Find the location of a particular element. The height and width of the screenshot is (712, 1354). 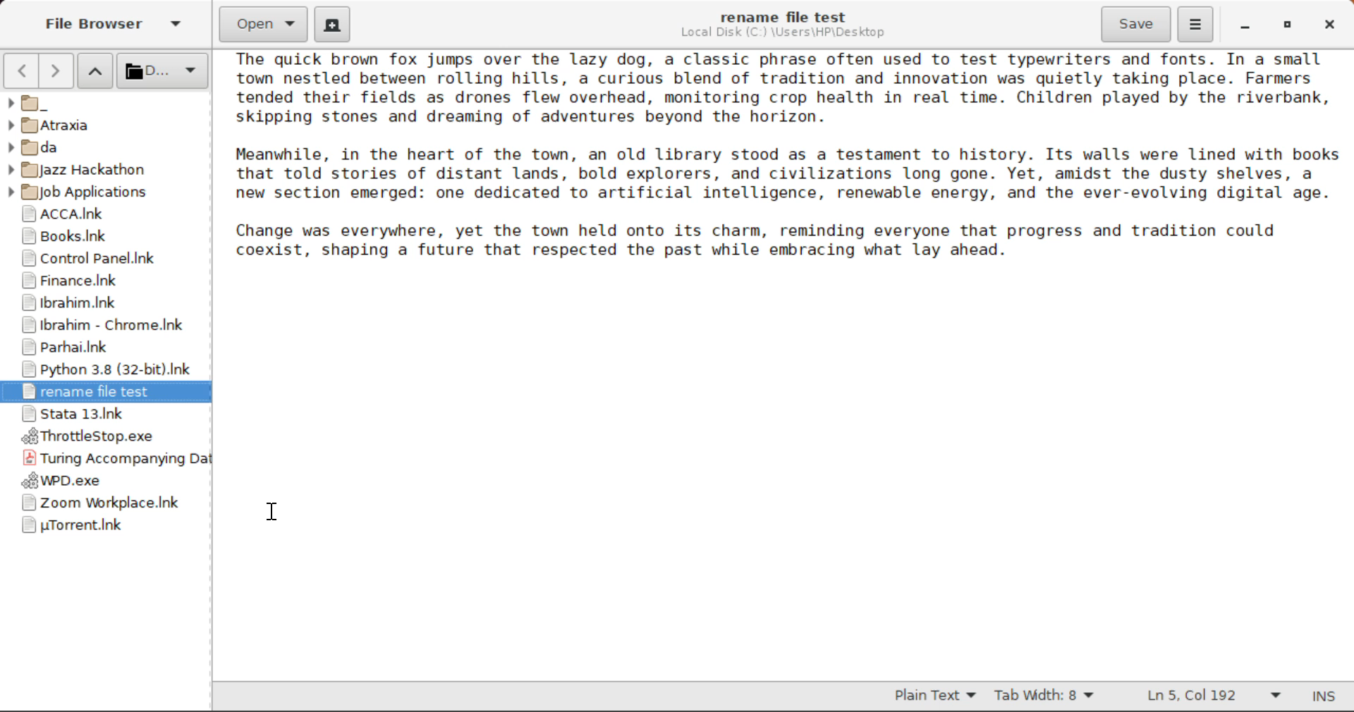

Turing Accompanying Data File is located at coordinates (109, 459).